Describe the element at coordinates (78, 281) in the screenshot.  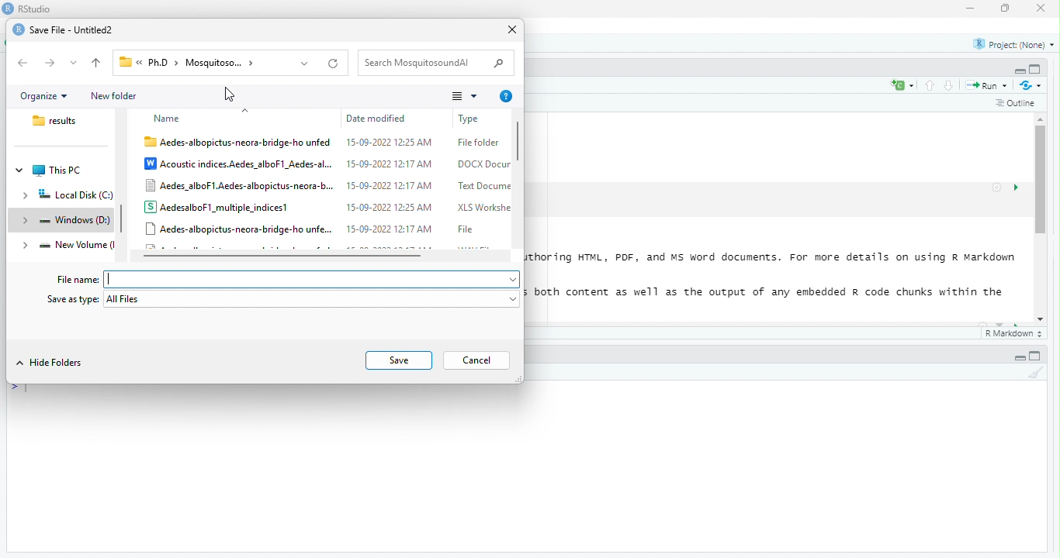
I see `File name:` at that location.